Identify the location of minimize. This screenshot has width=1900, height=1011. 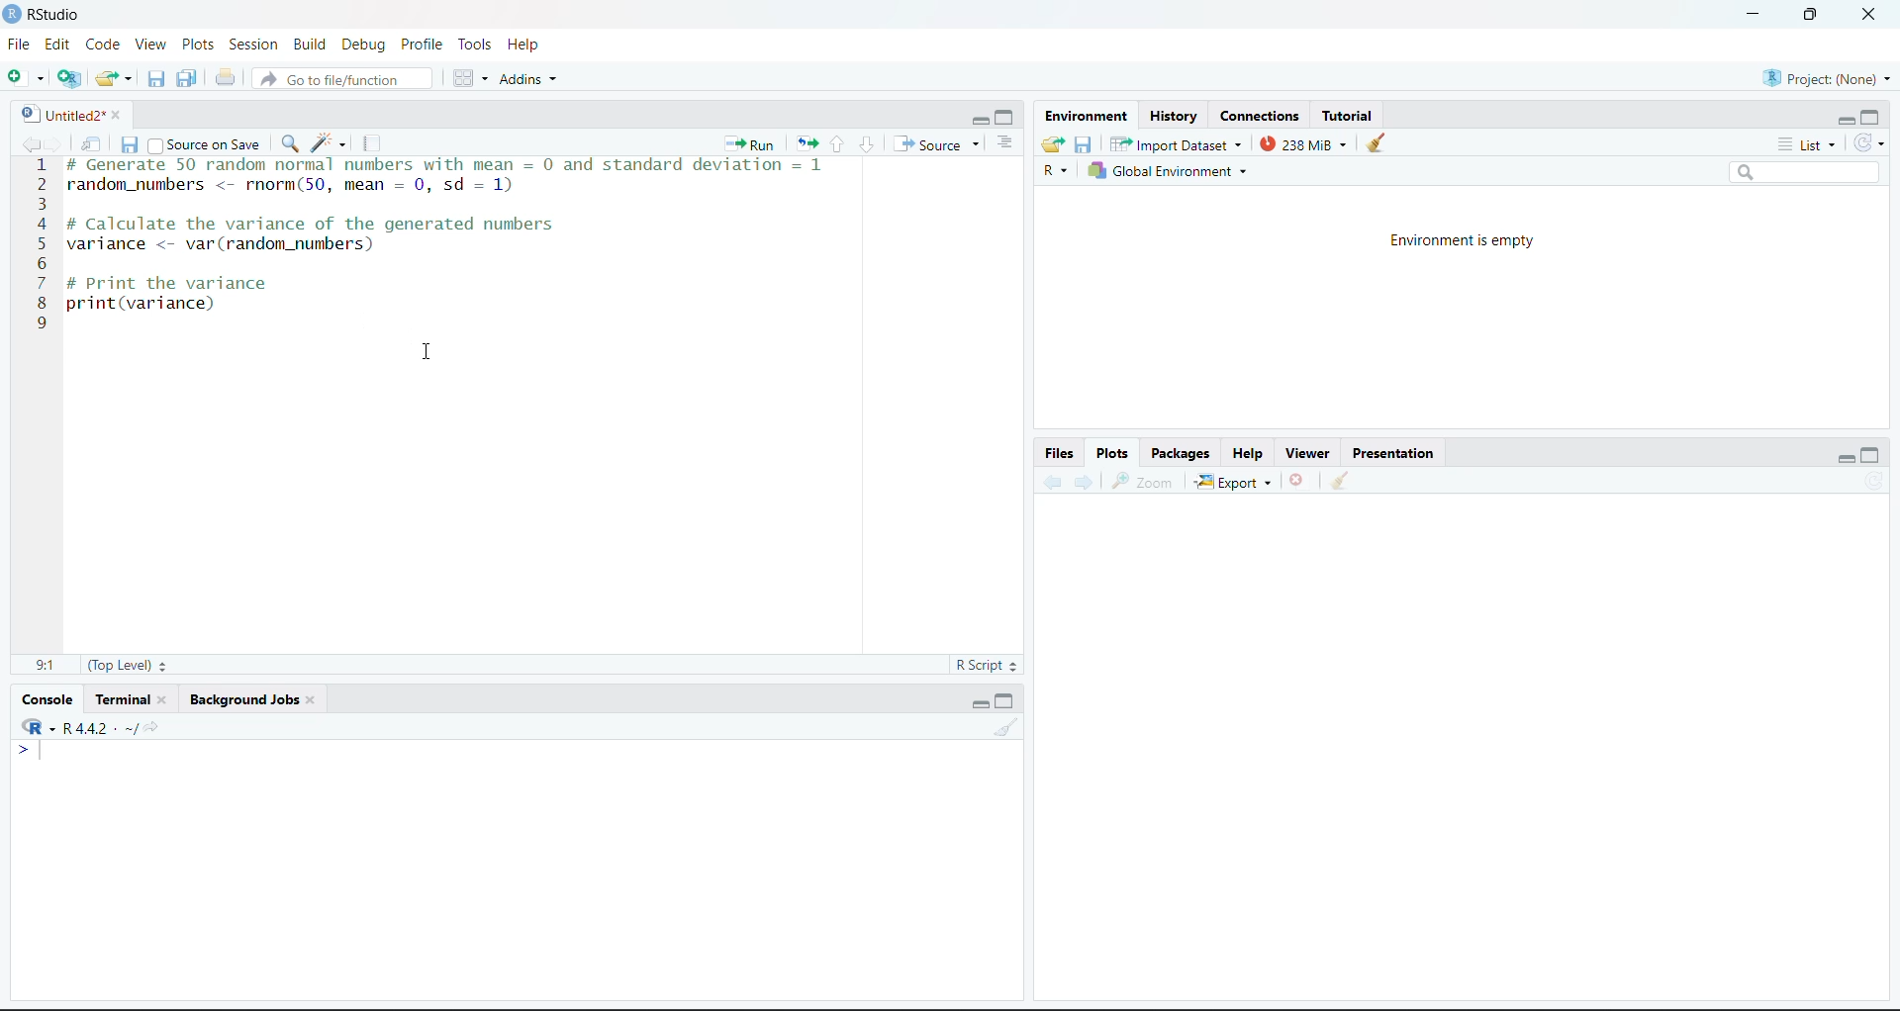
(1754, 15).